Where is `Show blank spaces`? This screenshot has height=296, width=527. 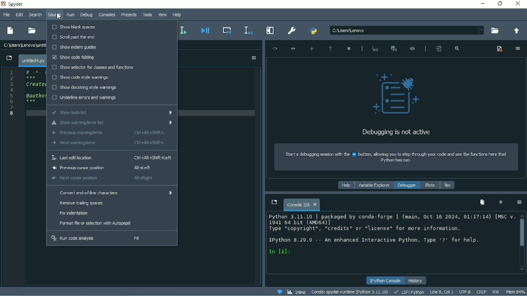
Show blank spaces is located at coordinates (111, 27).